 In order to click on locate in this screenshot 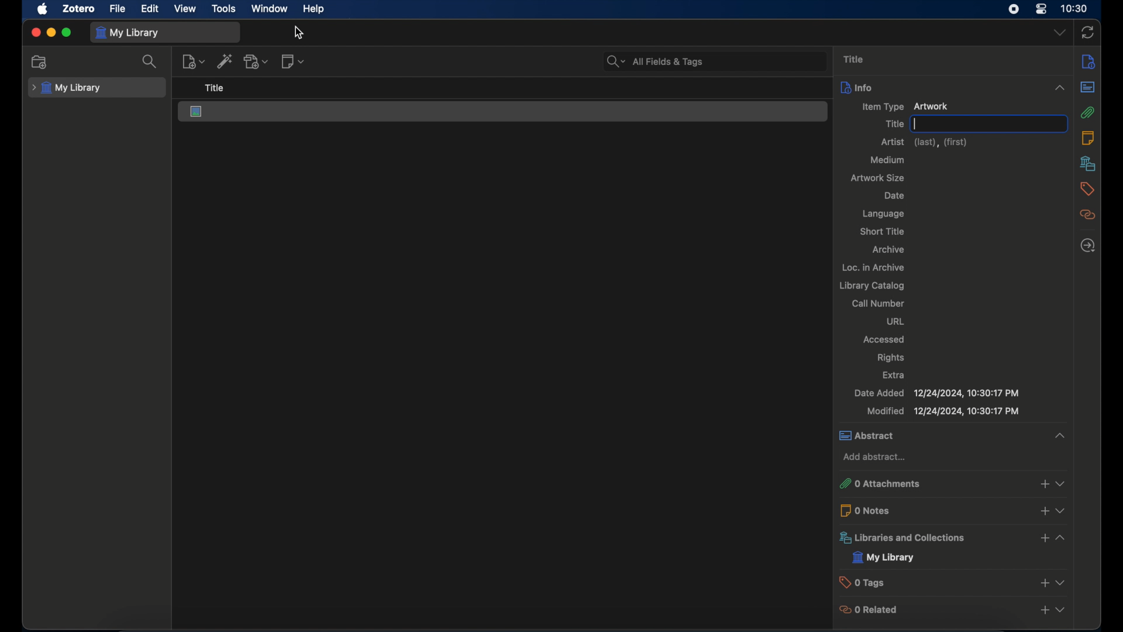, I will do `click(1088, 246)`.